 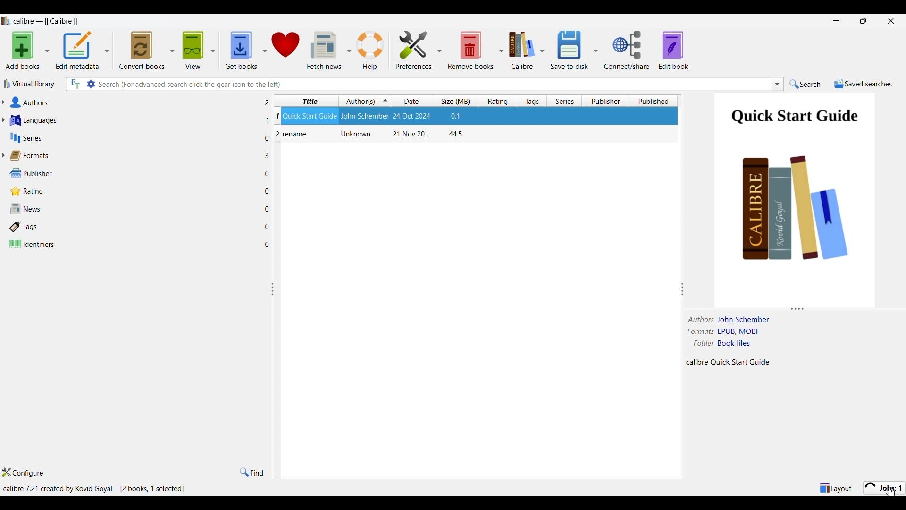 What do you see at coordinates (891, 21) in the screenshot?
I see `Close interface` at bounding box center [891, 21].